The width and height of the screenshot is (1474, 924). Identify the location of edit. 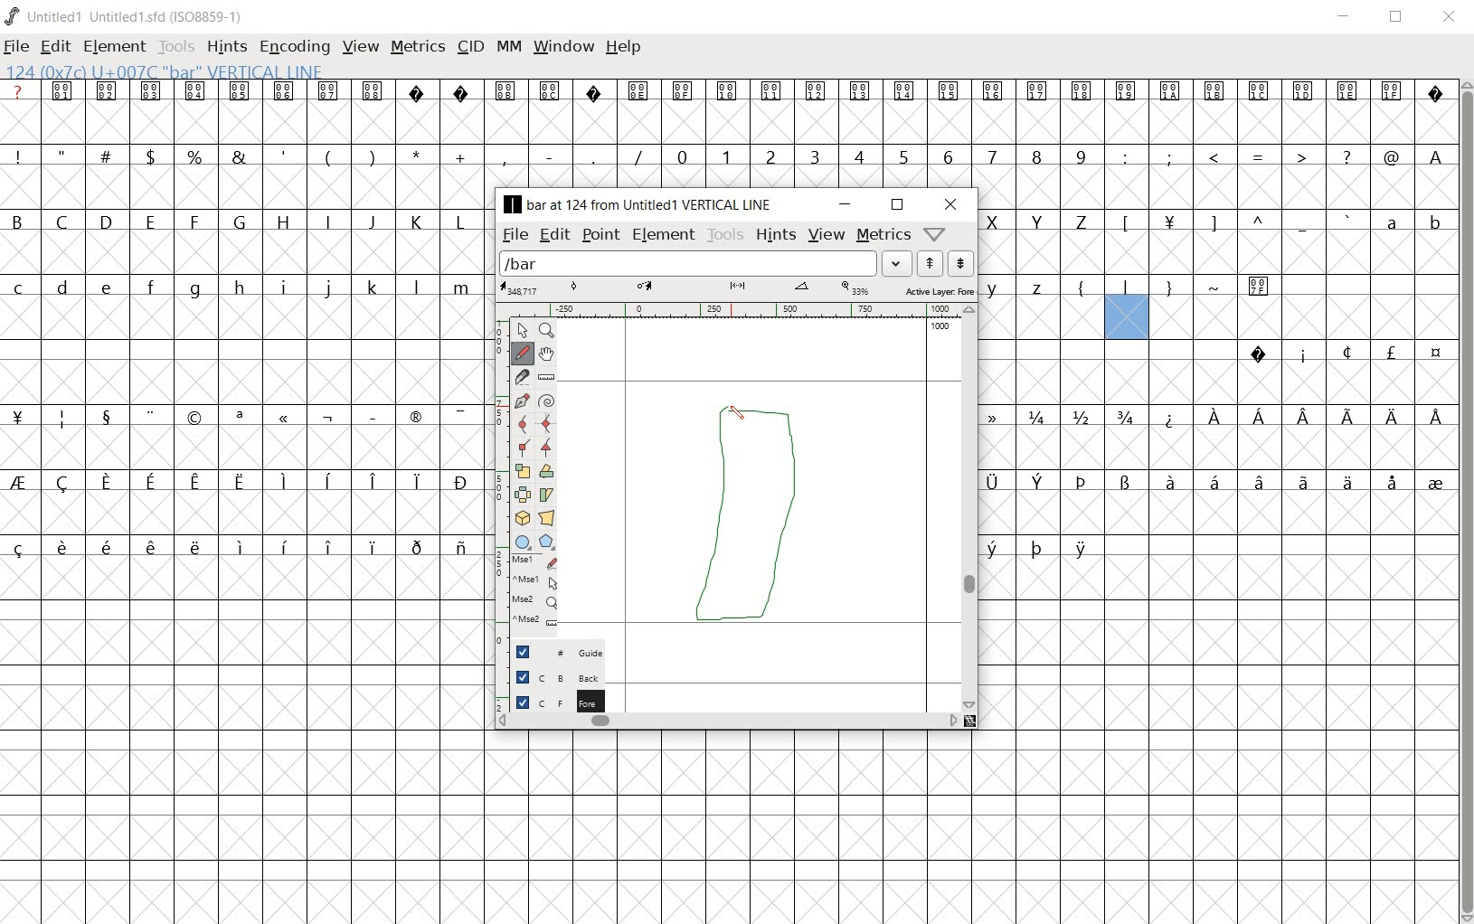
(54, 46).